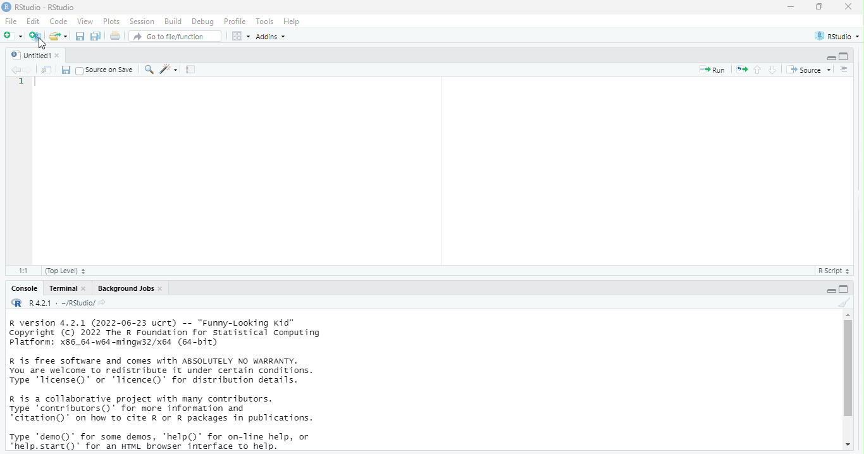 The image size is (864, 454). Describe the element at coordinates (295, 21) in the screenshot. I see `help` at that location.